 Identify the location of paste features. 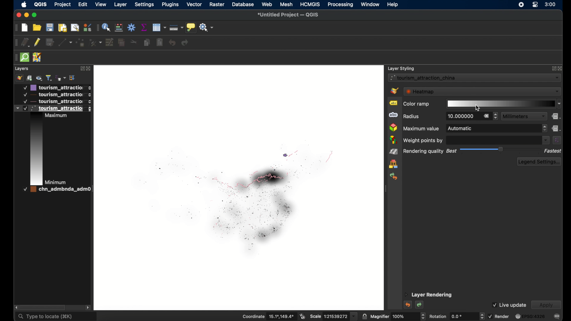
(159, 42).